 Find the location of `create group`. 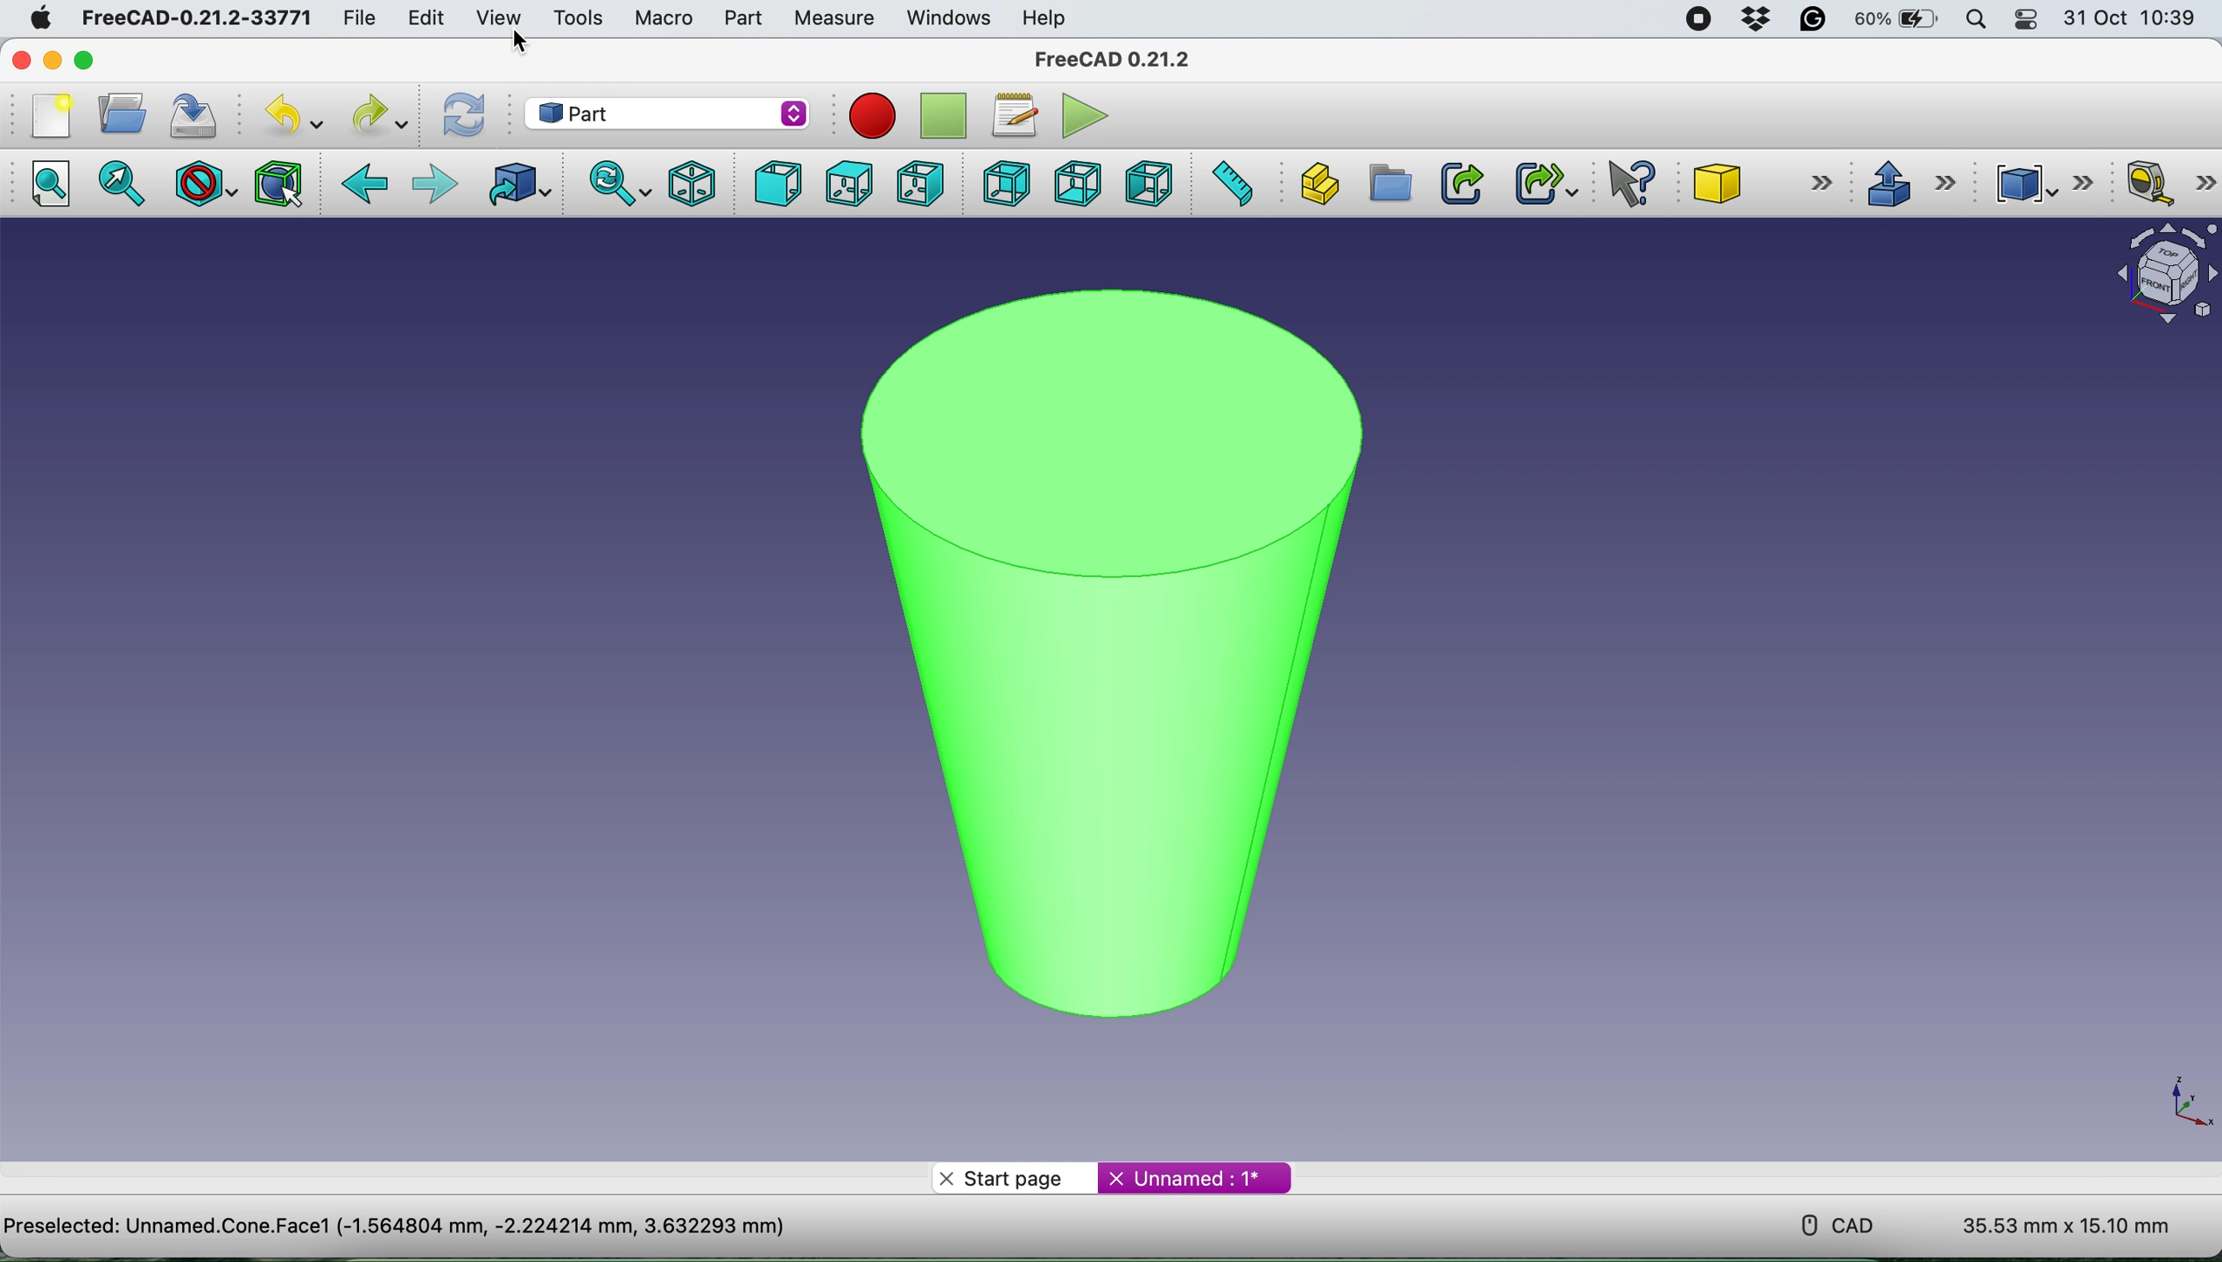

create group is located at coordinates (1389, 185).